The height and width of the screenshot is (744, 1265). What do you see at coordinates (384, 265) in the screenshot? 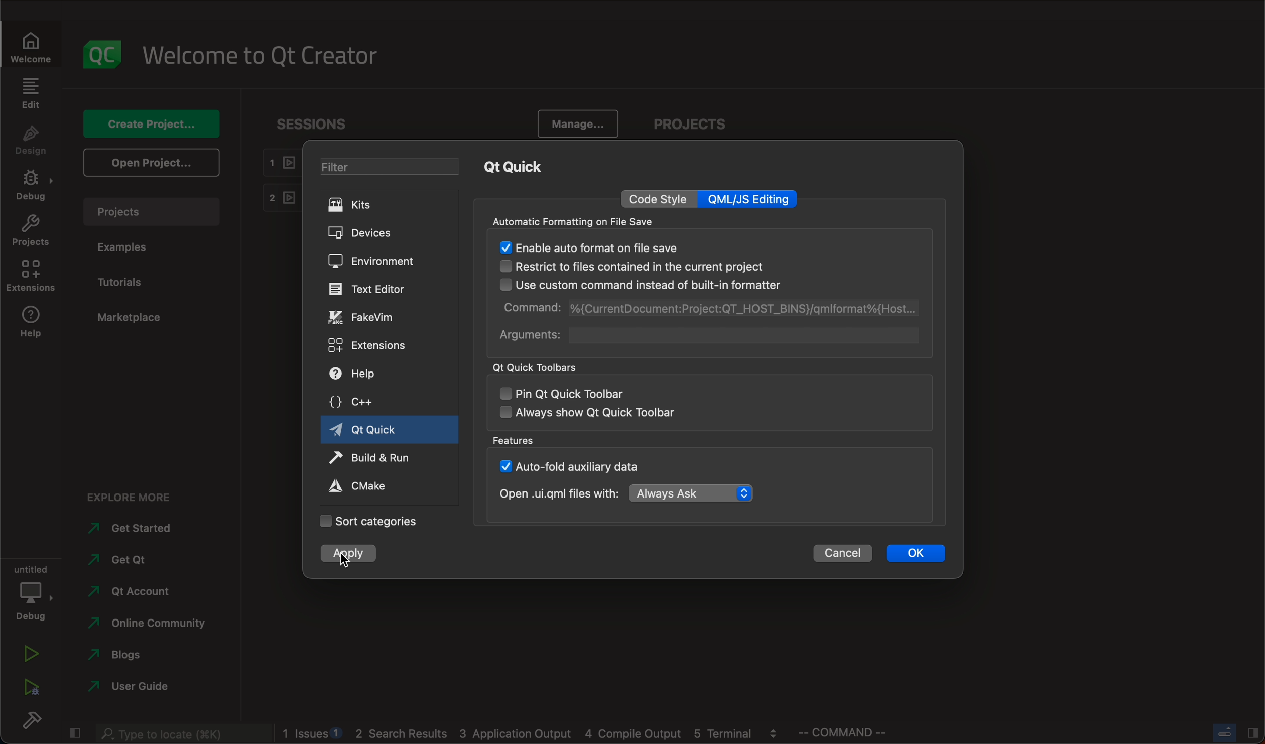
I see `environment` at bounding box center [384, 265].